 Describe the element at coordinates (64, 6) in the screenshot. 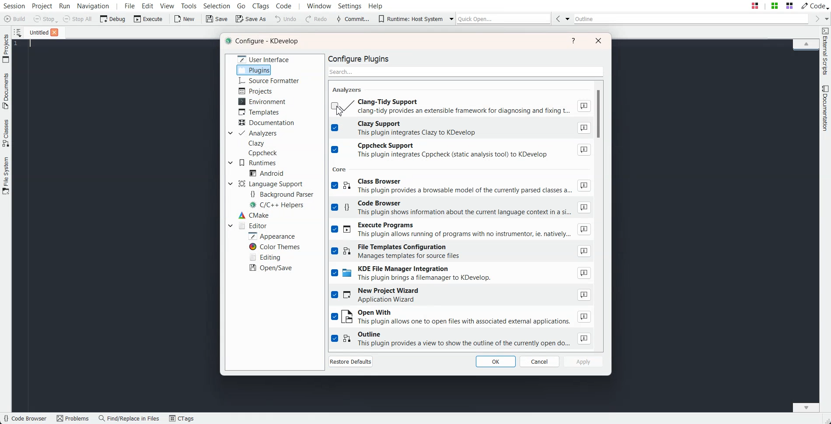

I see `Run` at that location.